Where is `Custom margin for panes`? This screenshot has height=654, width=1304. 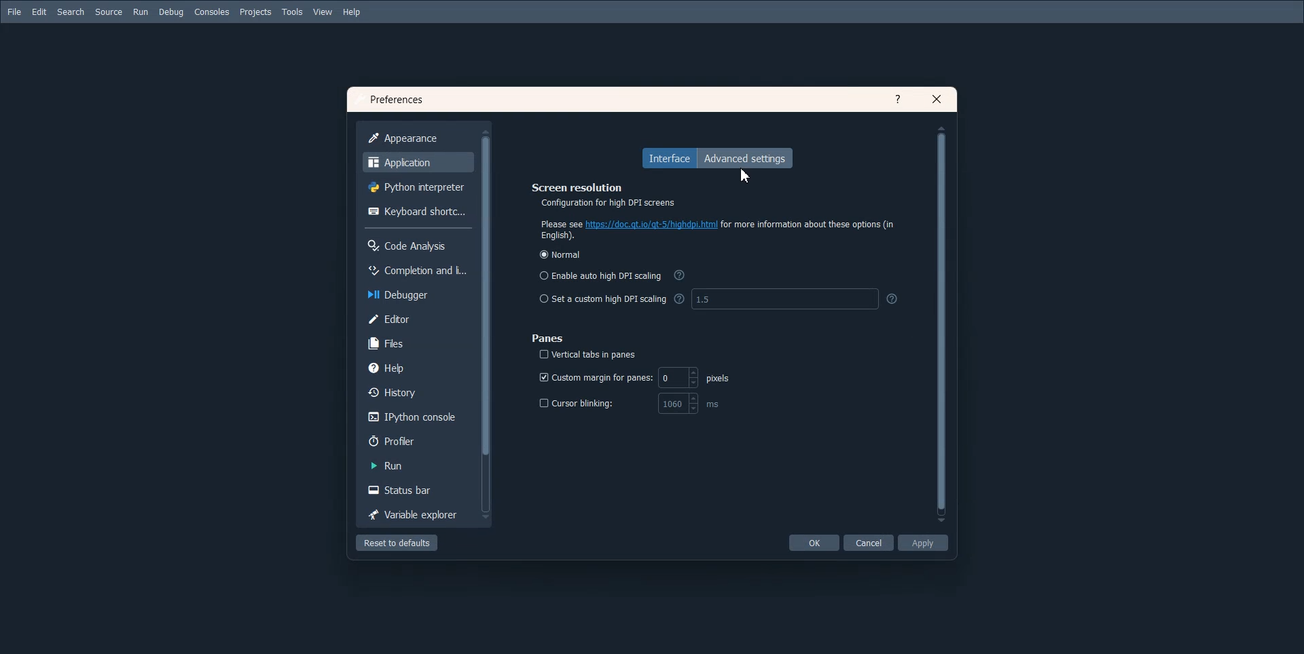
Custom margin for panes is located at coordinates (634, 377).